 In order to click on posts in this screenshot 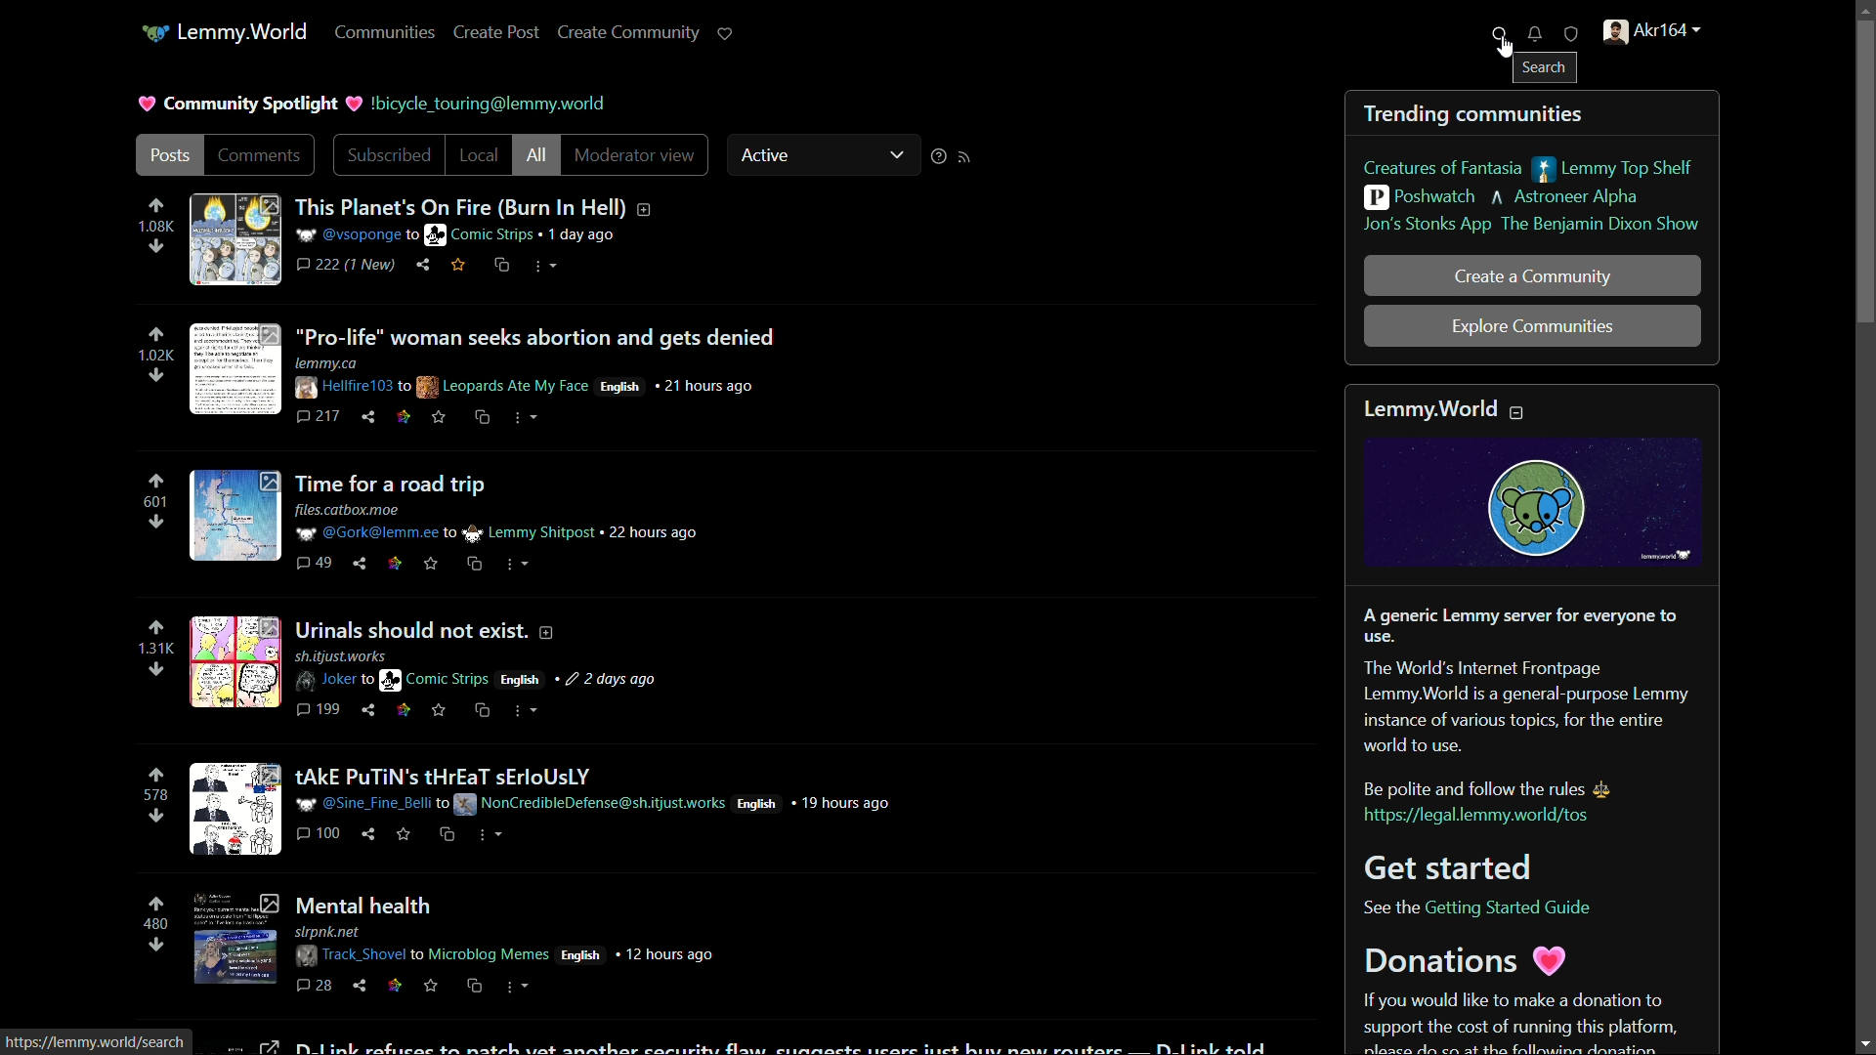, I will do `click(171, 155)`.